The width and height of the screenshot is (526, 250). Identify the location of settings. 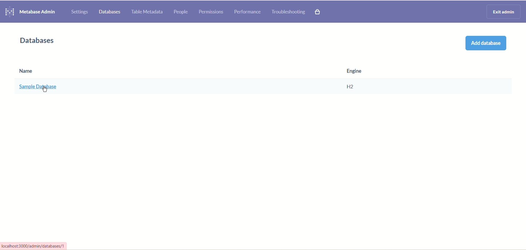
(80, 12).